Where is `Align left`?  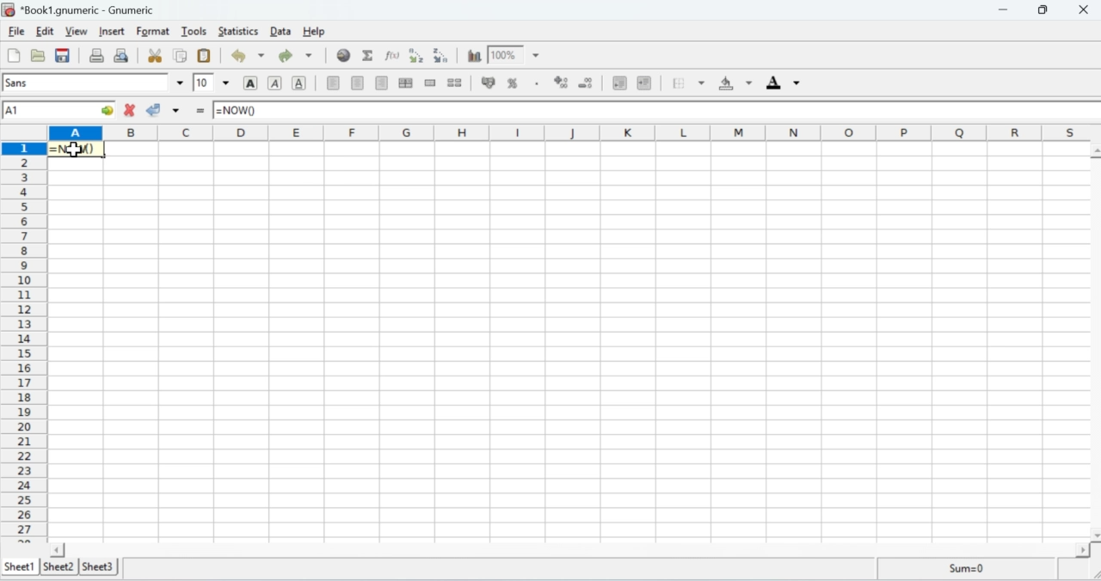
Align left is located at coordinates (330, 83).